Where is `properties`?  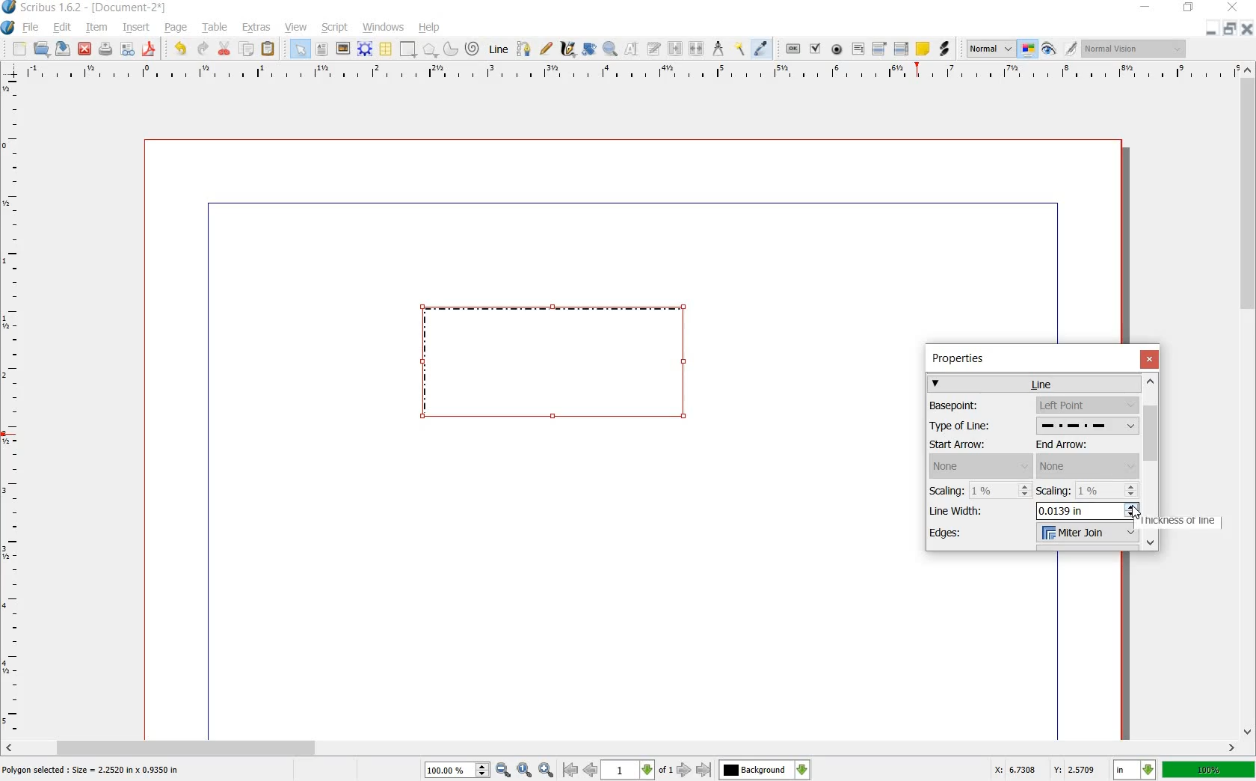
properties is located at coordinates (964, 358).